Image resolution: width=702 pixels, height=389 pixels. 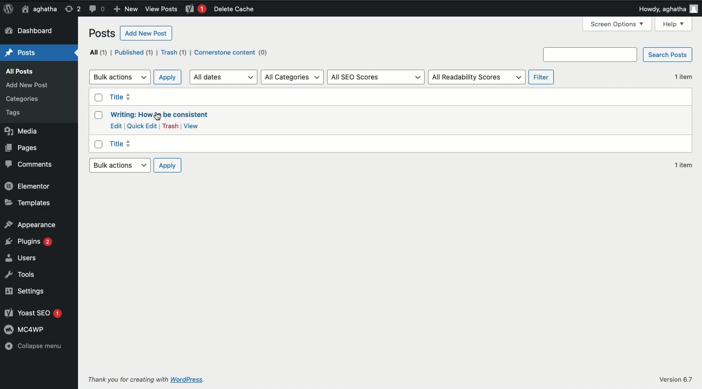 I want to click on Search posts, so click(x=618, y=54).